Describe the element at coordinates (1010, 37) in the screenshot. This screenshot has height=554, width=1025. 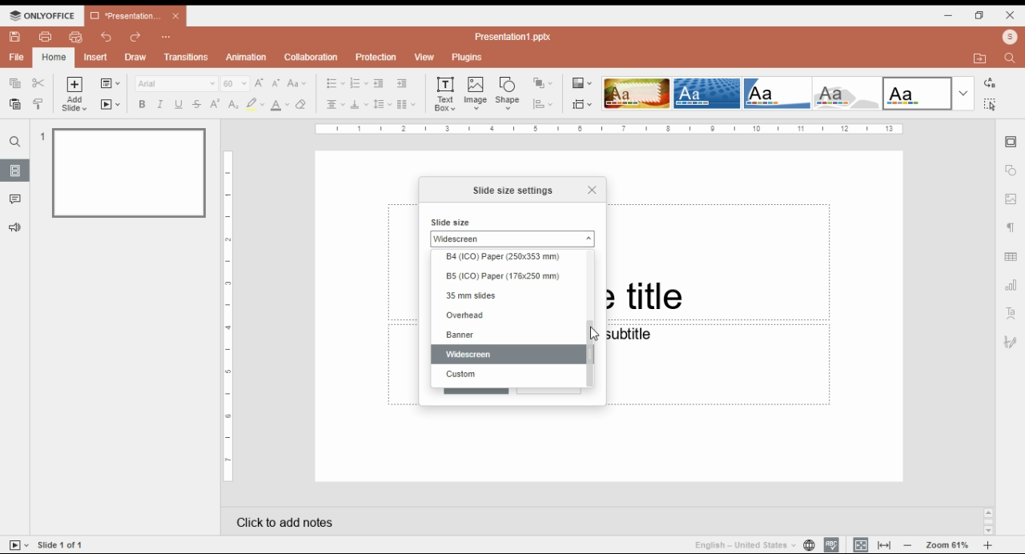
I see `profile` at that location.